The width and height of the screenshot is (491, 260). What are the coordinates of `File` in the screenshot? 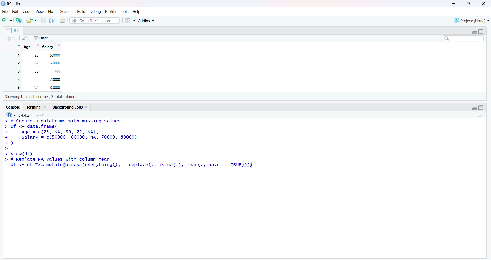 It's located at (5, 12).